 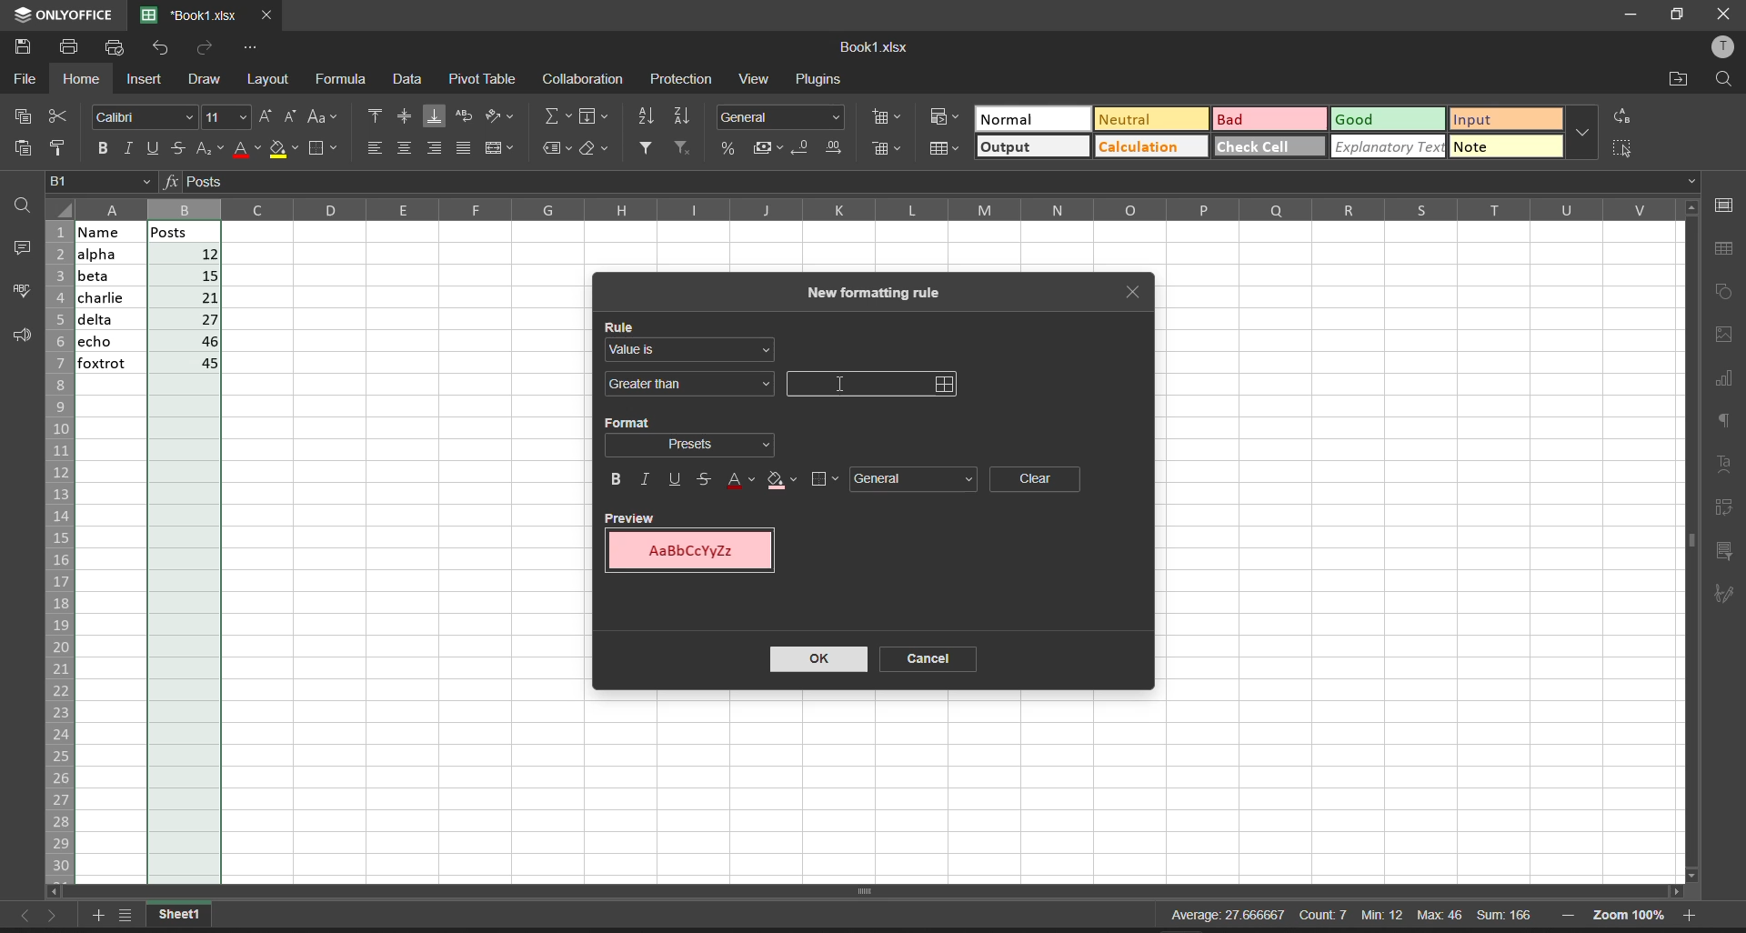 What do you see at coordinates (948, 150) in the screenshot?
I see `format as table` at bounding box center [948, 150].